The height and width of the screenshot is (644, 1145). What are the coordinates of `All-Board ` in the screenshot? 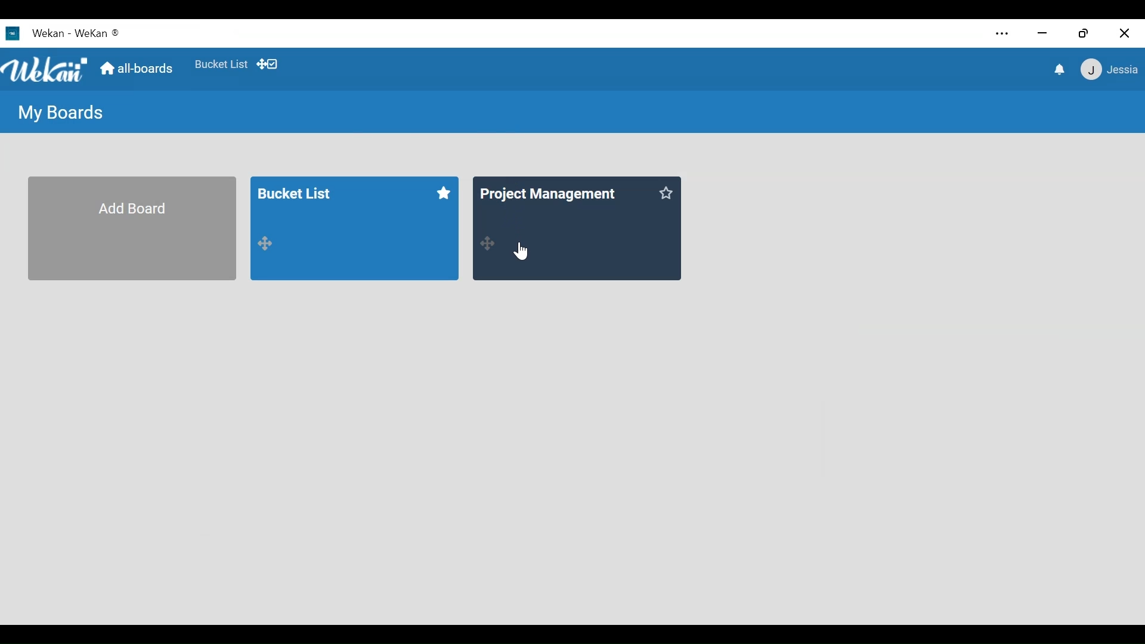 It's located at (577, 228).